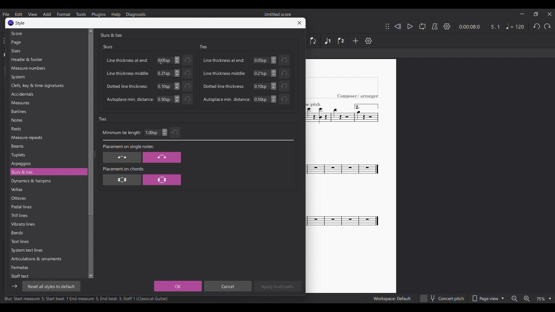 The height and width of the screenshot is (312, 555). What do you see at coordinates (356, 41) in the screenshot?
I see `Add` at bounding box center [356, 41].